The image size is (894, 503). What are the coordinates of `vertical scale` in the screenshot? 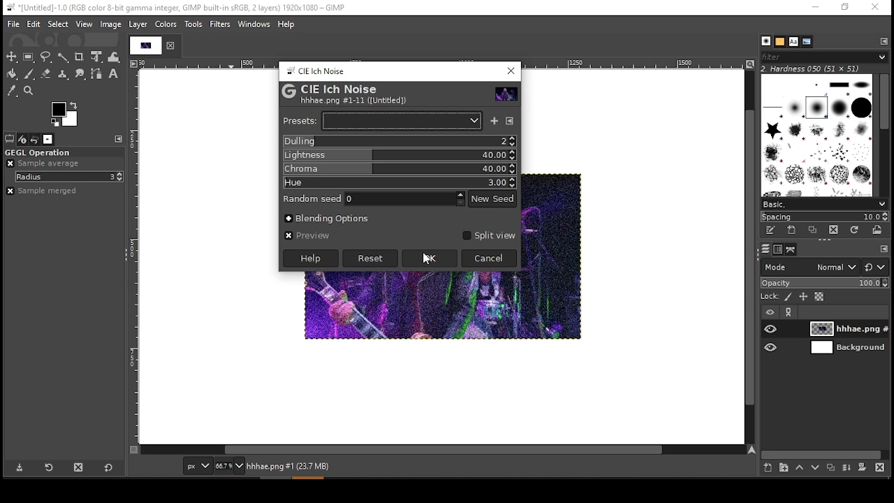 It's located at (133, 258).